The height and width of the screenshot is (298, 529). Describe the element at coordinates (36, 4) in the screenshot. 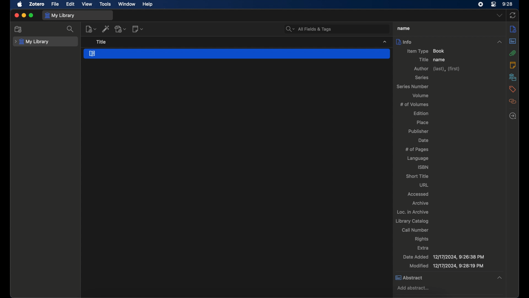

I see `zotero` at that location.